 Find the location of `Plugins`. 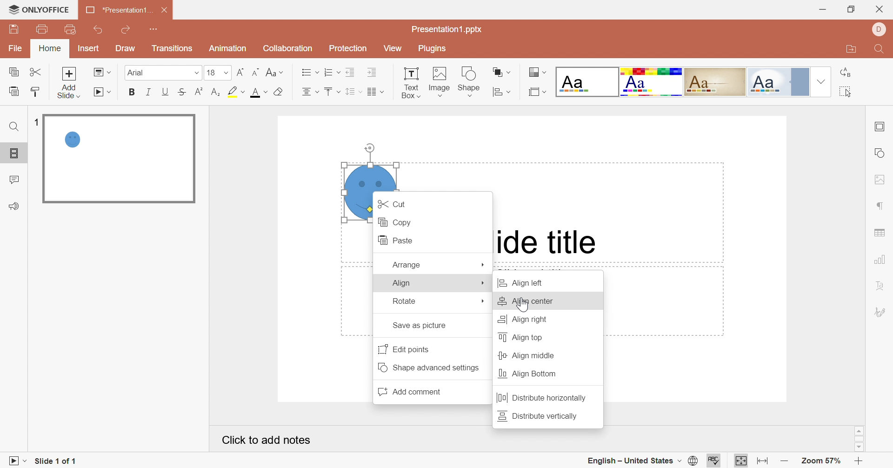

Plugins is located at coordinates (430, 50).